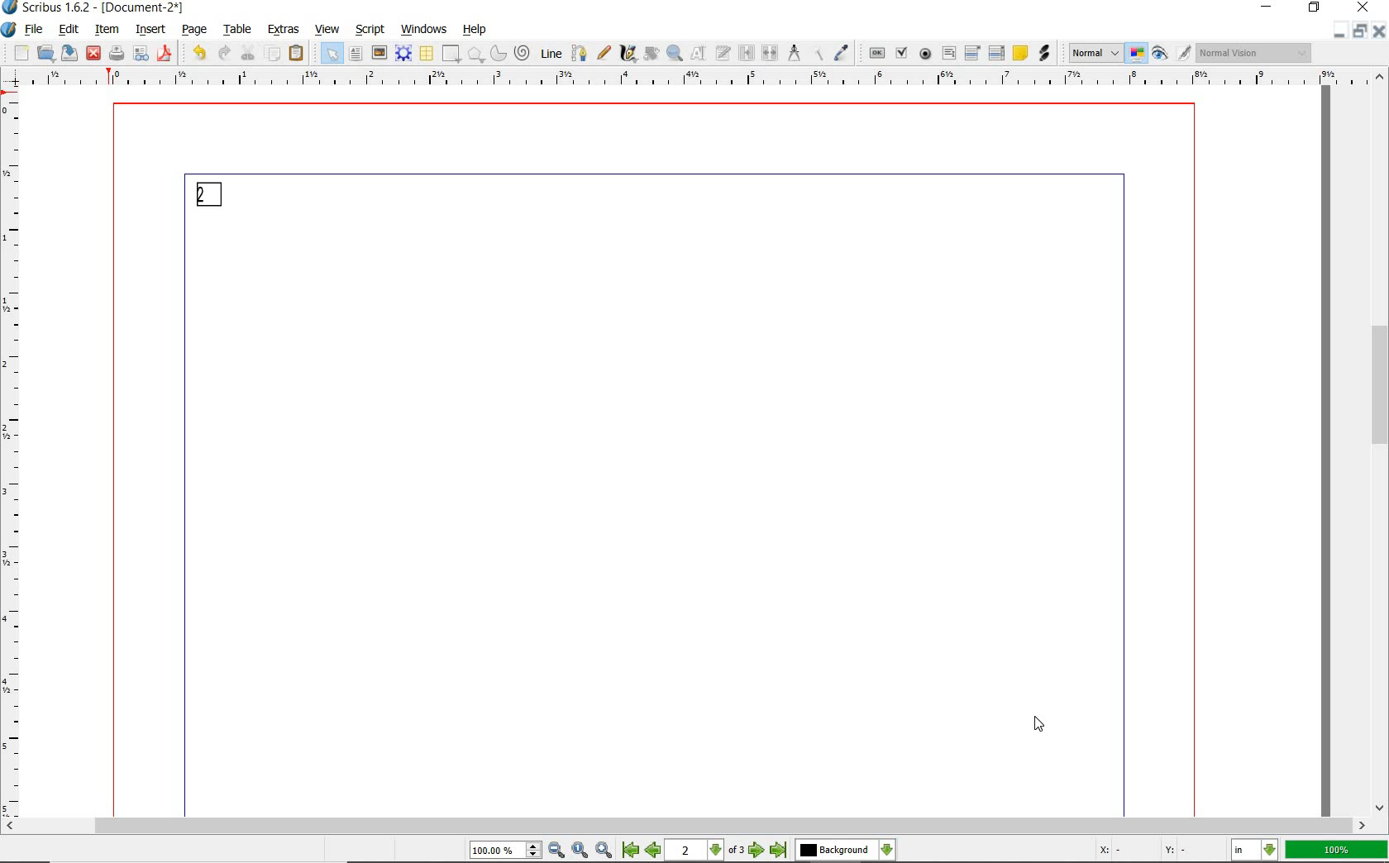  I want to click on copy, so click(273, 55).